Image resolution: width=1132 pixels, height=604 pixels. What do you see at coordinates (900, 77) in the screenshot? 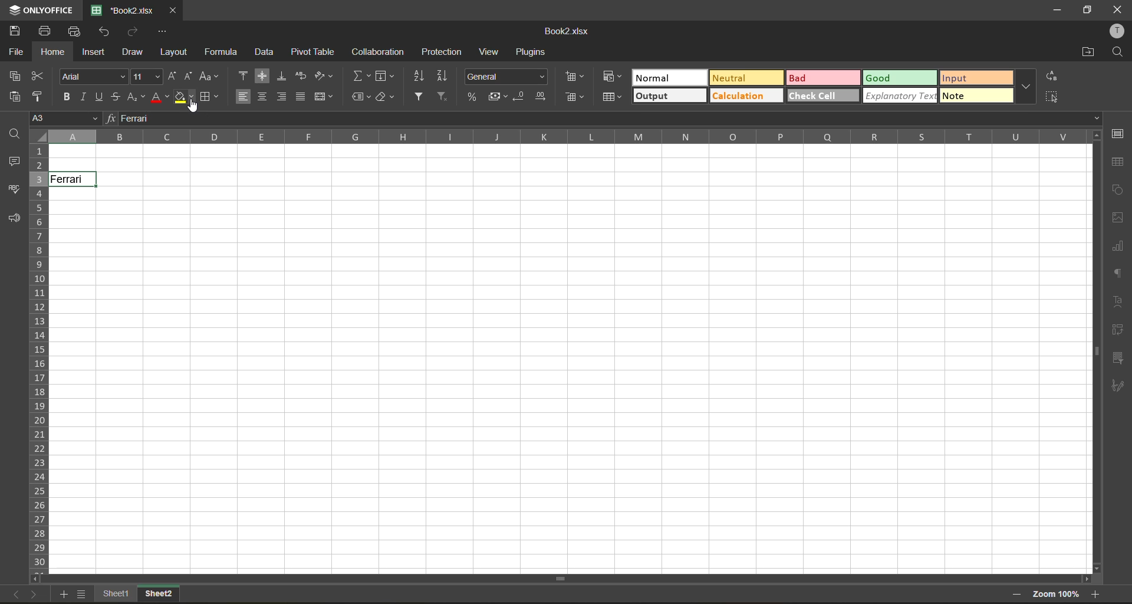
I see `good` at bounding box center [900, 77].